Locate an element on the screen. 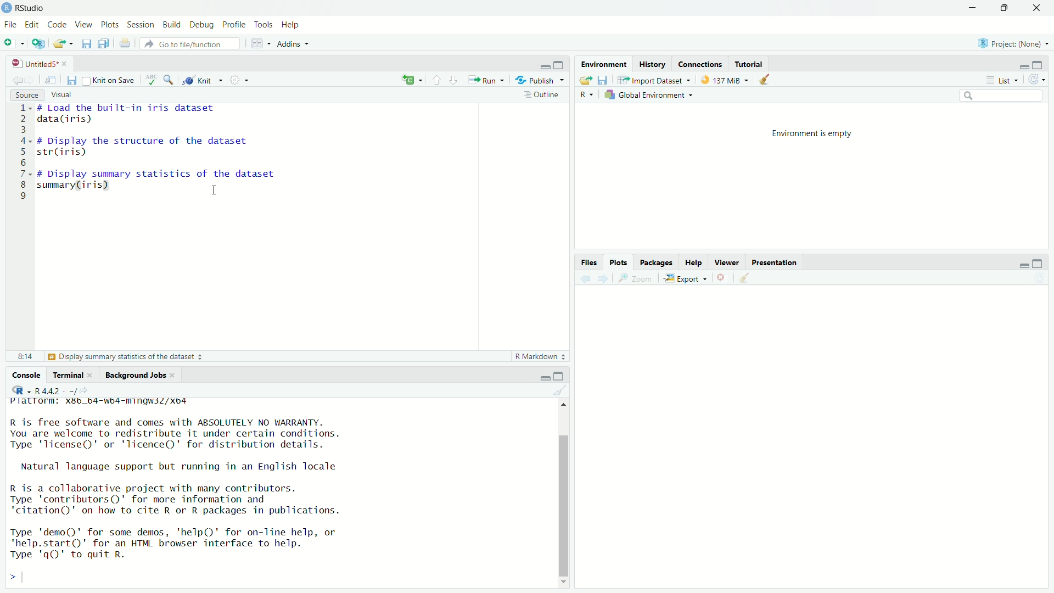 The height and width of the screenshot is (593, 1054). Viewer is located at coordinates (726, 261).